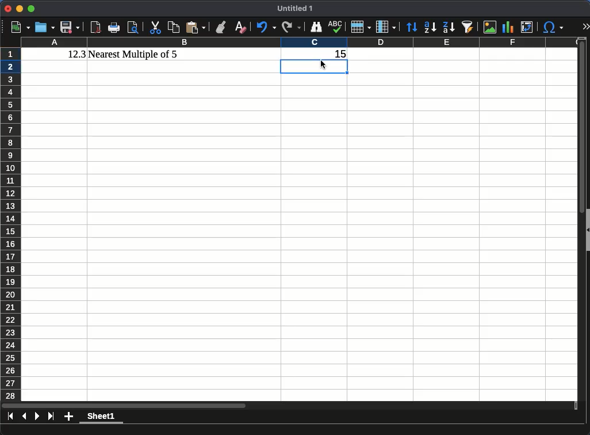 This screenshot has width=590, height=435. Describe the element at coordinates (19, 8) in the screenshot. I see `minimize` at that location.